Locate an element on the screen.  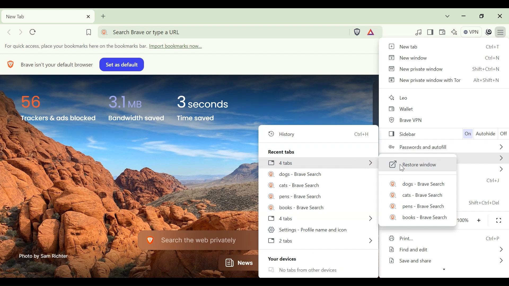
MORE is located at coordinates (501, 158).